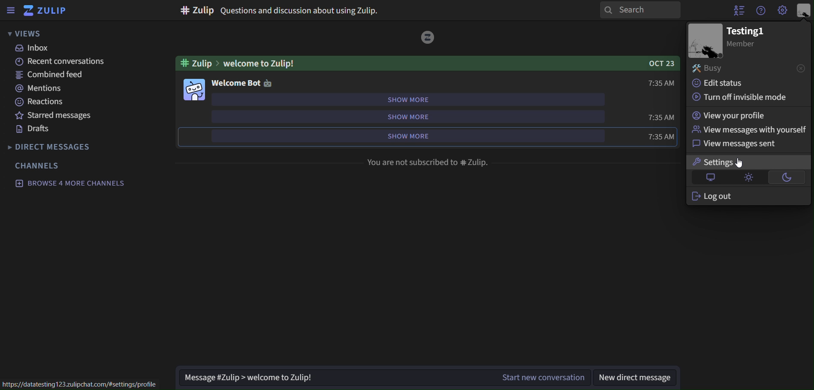 Image resolution: width=814 pixels, height=390 pixels. Describe the element at coordinates (748, 178) in the screenshot. I see `light theme` at that location.